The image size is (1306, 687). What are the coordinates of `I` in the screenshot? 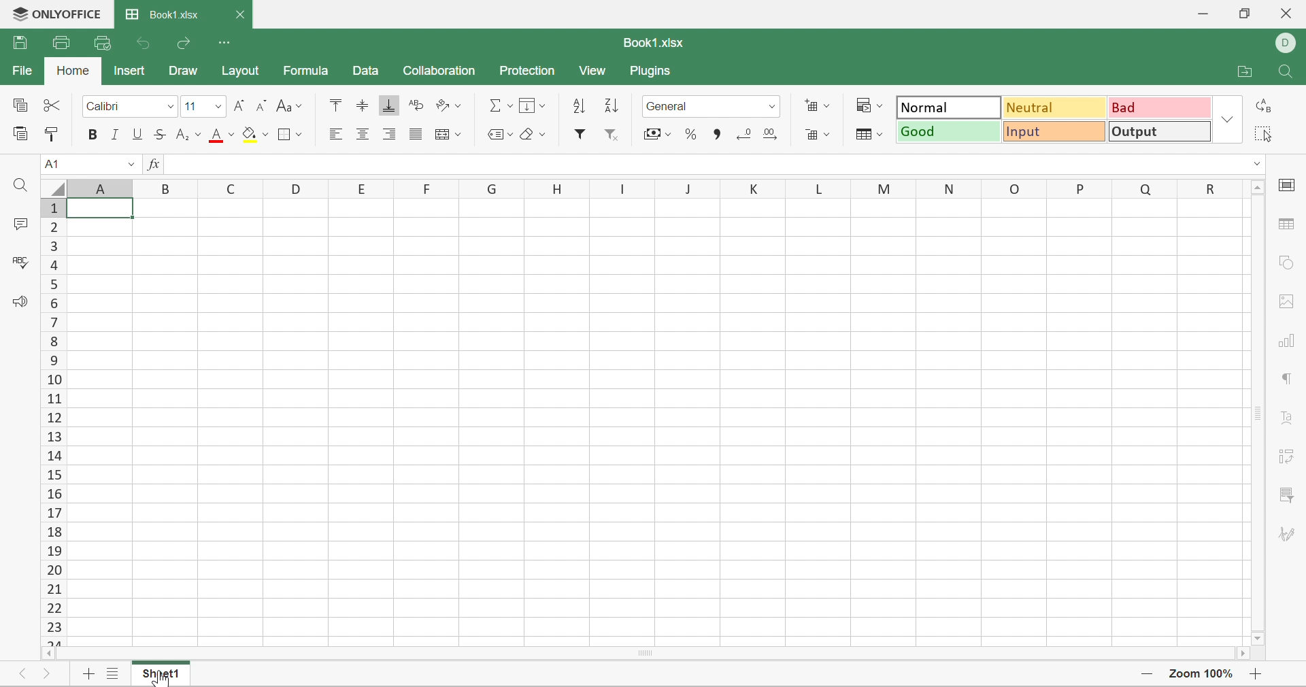 It's located at (623, 186).